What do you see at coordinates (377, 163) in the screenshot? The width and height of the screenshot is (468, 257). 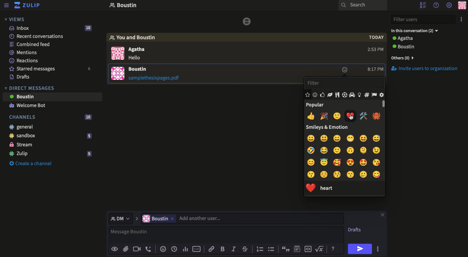 I see `heart kiss` at bounding box center [377, 163].